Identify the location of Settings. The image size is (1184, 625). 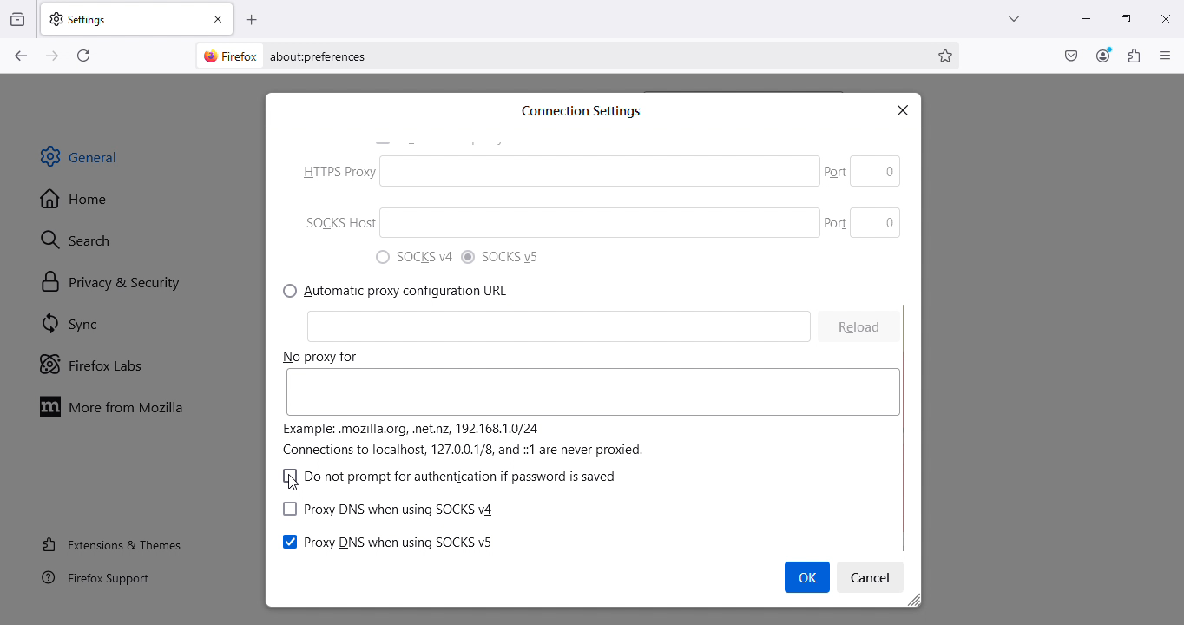
(873, 576).